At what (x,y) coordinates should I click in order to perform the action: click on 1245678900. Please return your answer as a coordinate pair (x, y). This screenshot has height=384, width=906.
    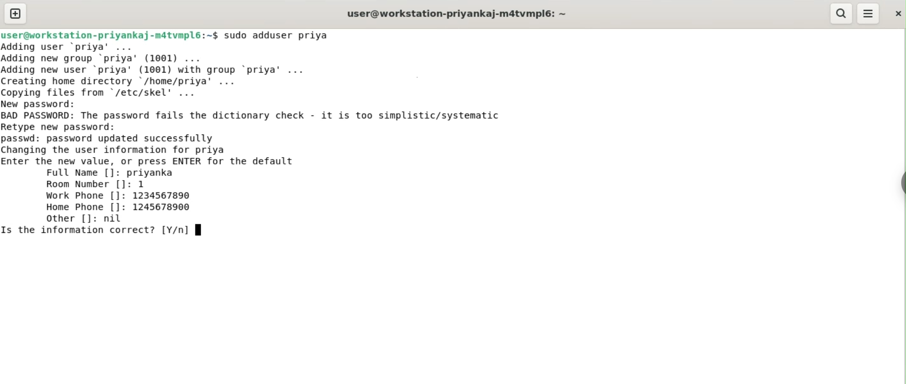
    Looking at the image, I should click on (165, 208).